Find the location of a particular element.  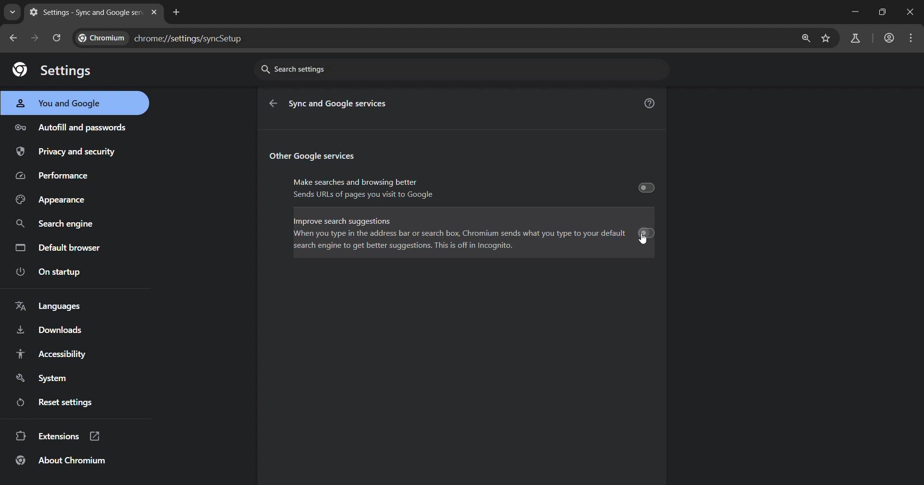

minimize is located at coordinates (852, 12).